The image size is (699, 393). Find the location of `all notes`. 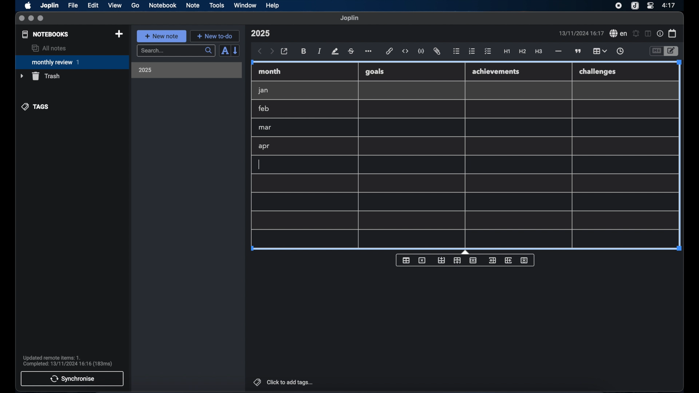

all notes is located at coordinates (49, 48).